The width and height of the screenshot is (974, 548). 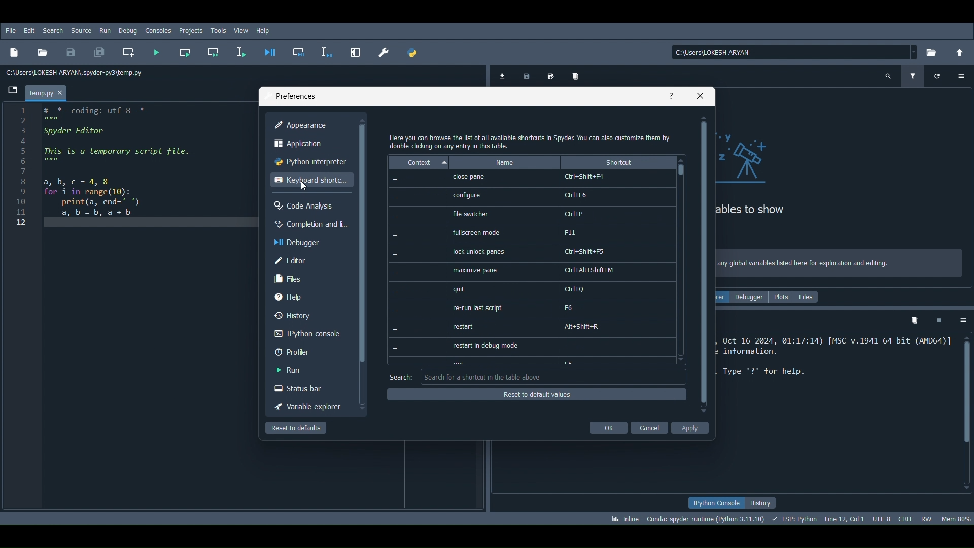 I want to click on Remove all variables, so click(x=915, y=321).